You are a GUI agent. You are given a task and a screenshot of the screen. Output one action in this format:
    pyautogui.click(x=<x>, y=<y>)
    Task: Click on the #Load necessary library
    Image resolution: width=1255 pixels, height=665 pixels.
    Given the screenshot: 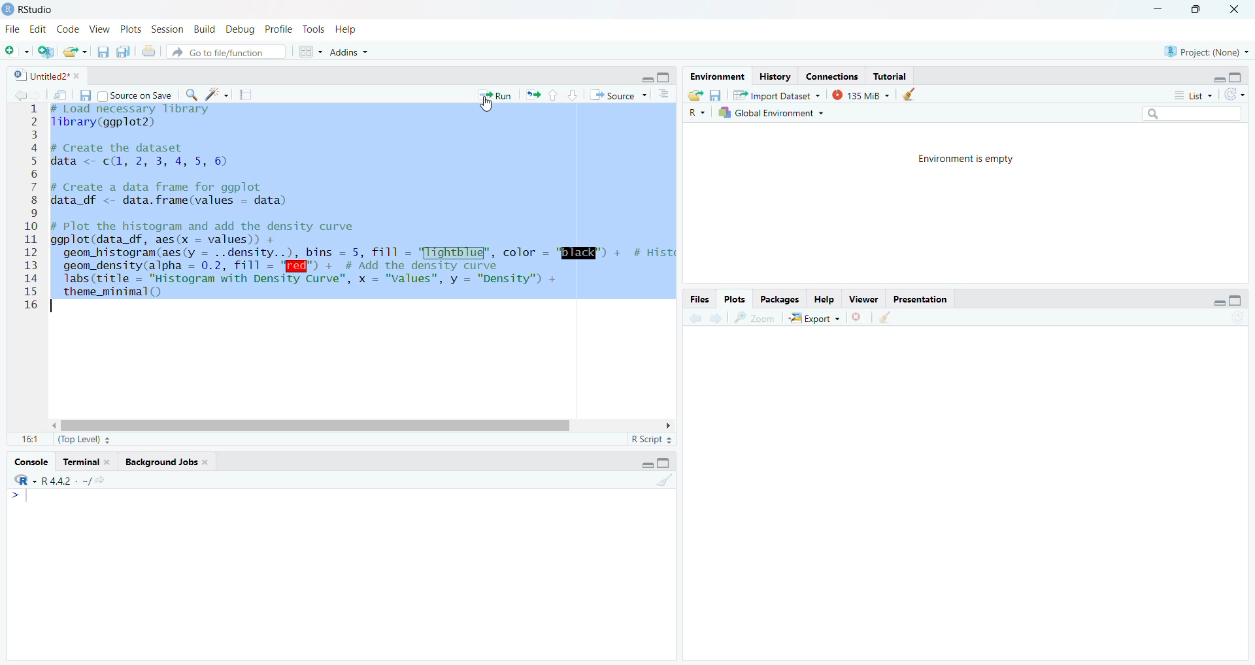 What is the action you would take?
    pyautogui.click(x=133, y=109)
    